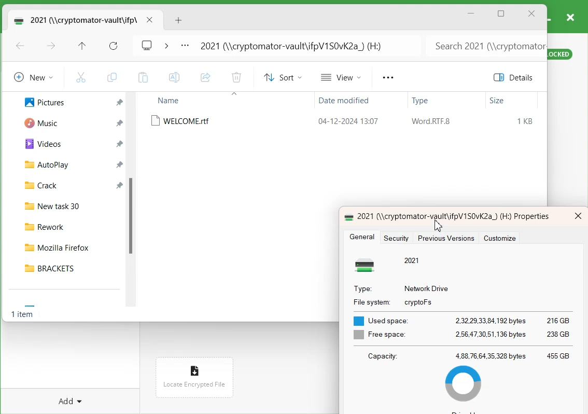  Describe the element at coordinates (149, 20) in the screenshot. I see `close` at that location.